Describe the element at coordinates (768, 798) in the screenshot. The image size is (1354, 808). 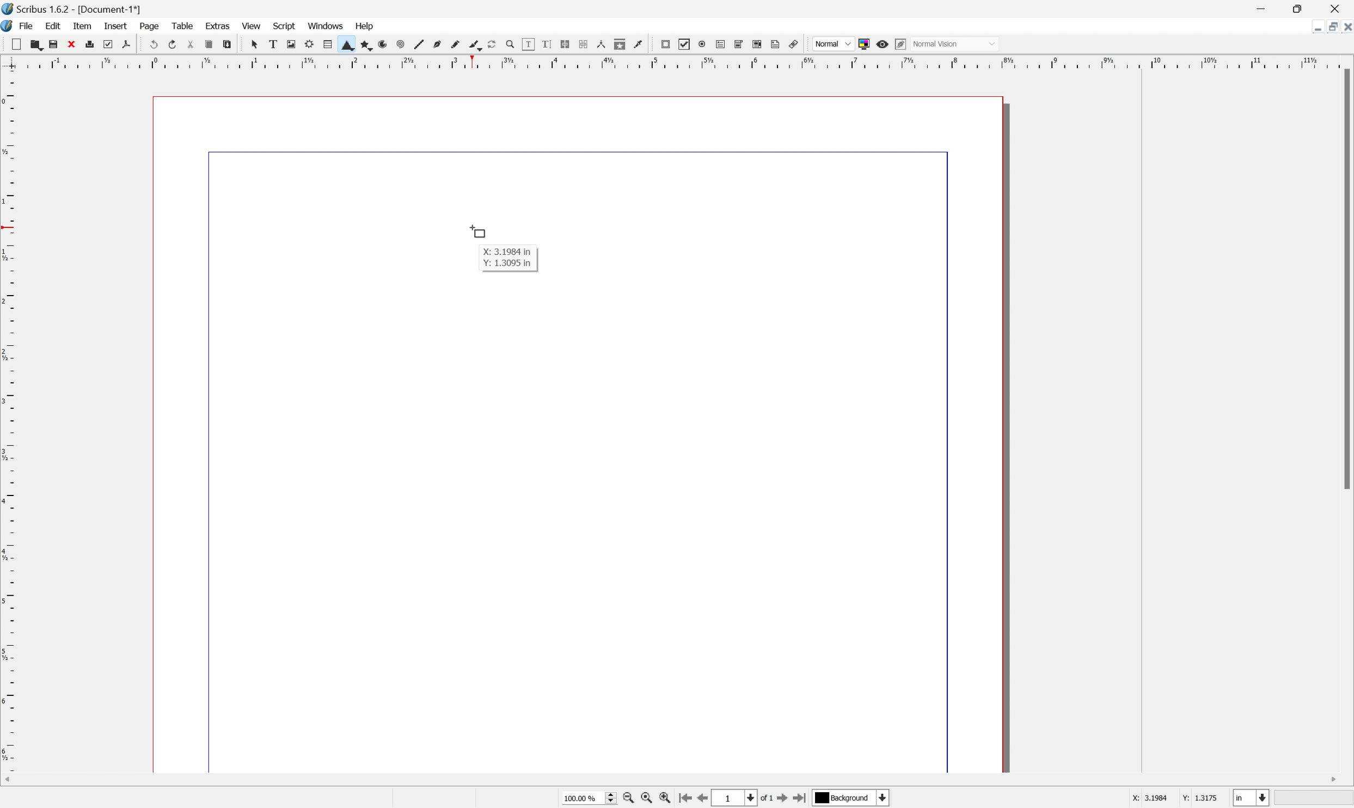
I see `of 1` at that location.